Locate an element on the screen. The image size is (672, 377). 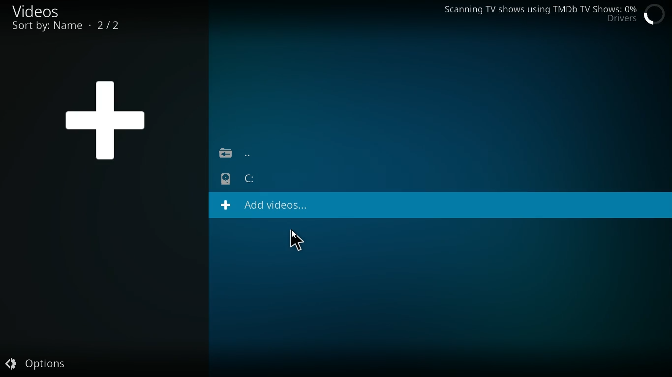
Cursor is located at coordinates (297, 240).